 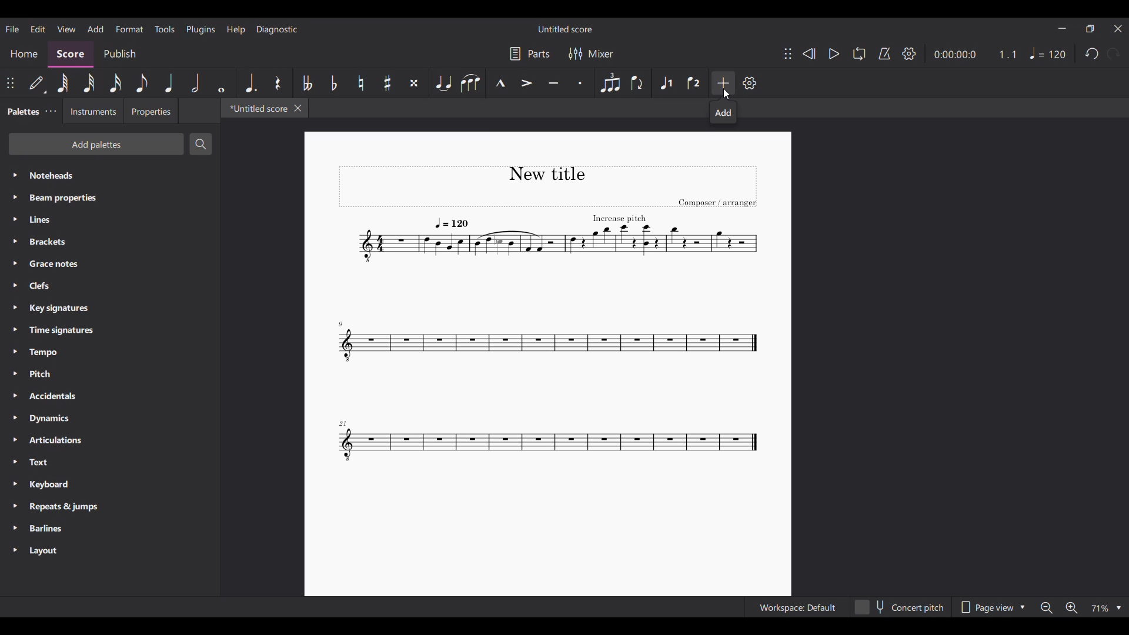 What do you see at coordinates (901, 607) in the screenshot?
I see `Concert pitch toggle` at bounding box center [901, 607].